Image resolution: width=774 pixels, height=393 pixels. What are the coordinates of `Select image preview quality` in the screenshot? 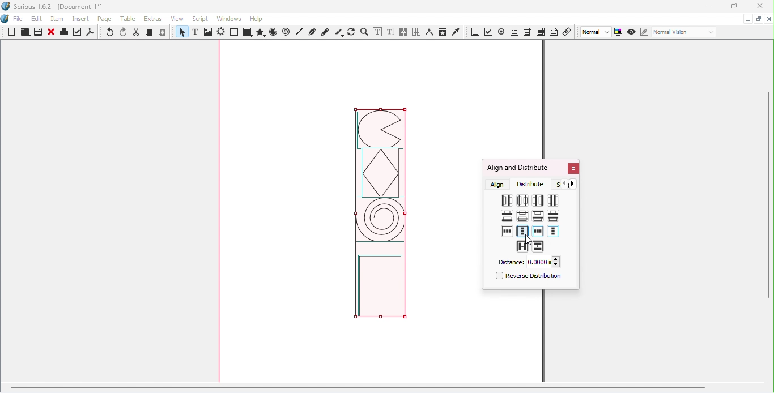 It's located at (597, 32).